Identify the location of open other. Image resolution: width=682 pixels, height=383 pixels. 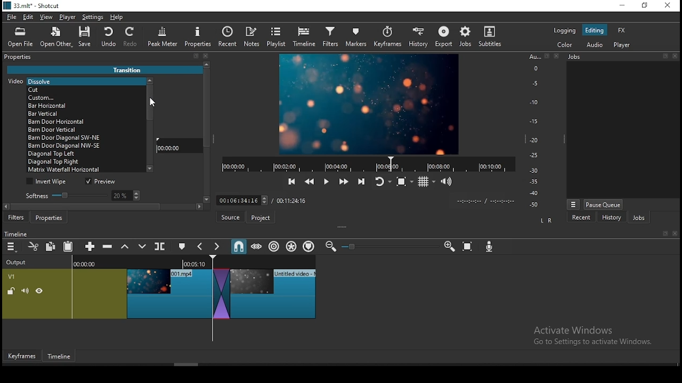
(57, 39).